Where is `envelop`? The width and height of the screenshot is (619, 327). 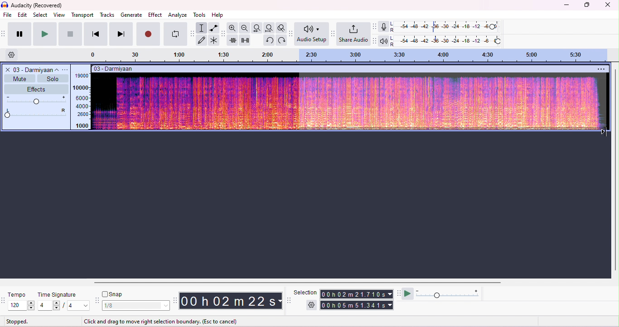
envelop is located at coordinates (213, 28).